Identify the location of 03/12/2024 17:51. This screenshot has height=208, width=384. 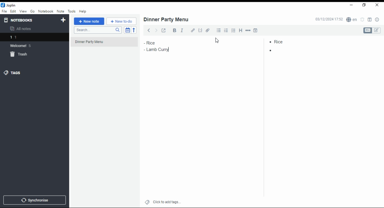
(328, 20).